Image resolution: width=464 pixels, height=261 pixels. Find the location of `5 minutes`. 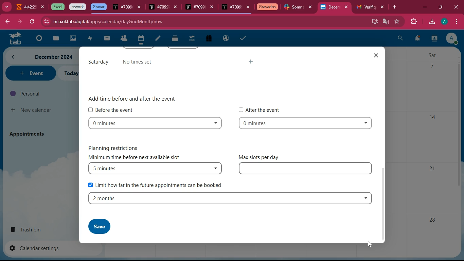

5 minutes is located at coordinates (154, 169).